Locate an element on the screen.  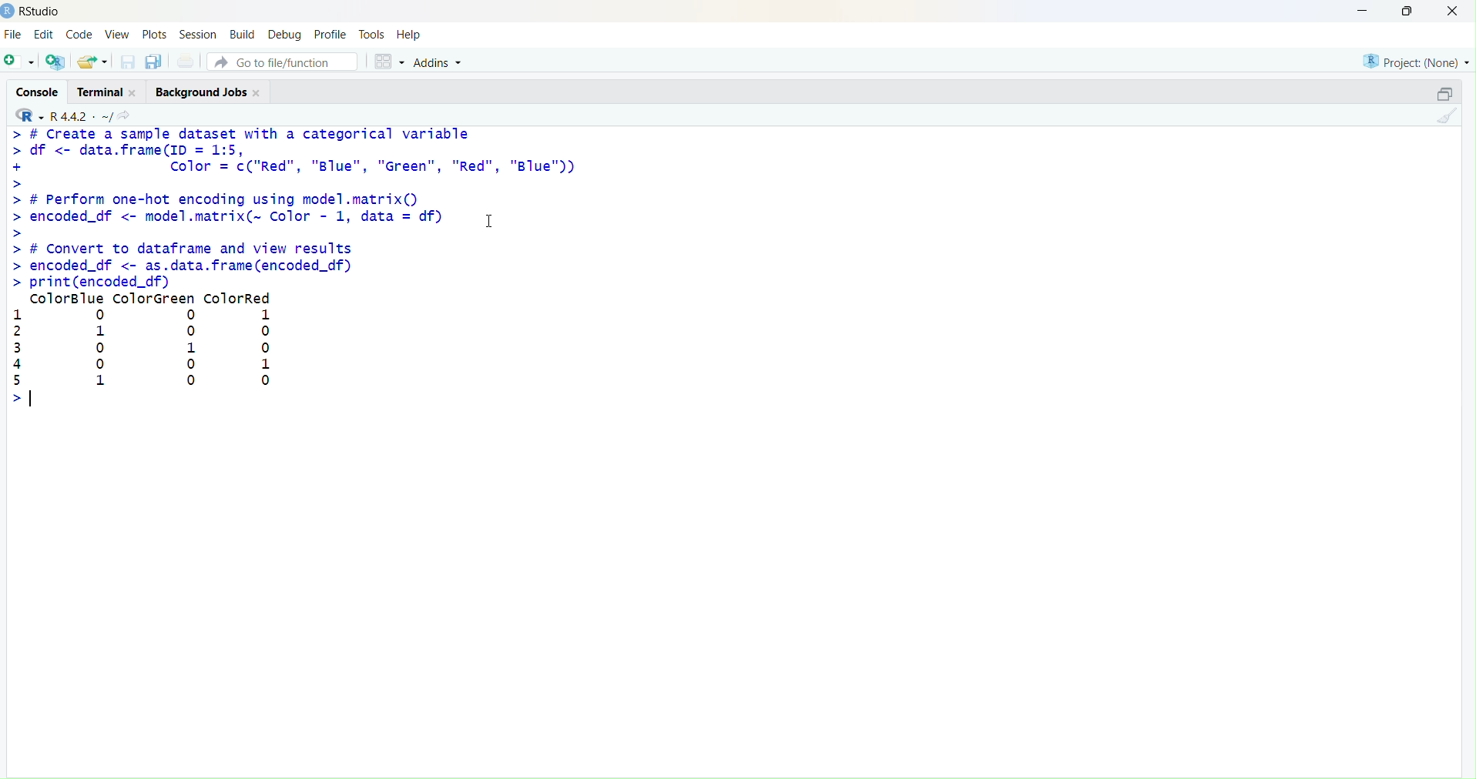
open in separate window  is located at coordinates (1445, 93).